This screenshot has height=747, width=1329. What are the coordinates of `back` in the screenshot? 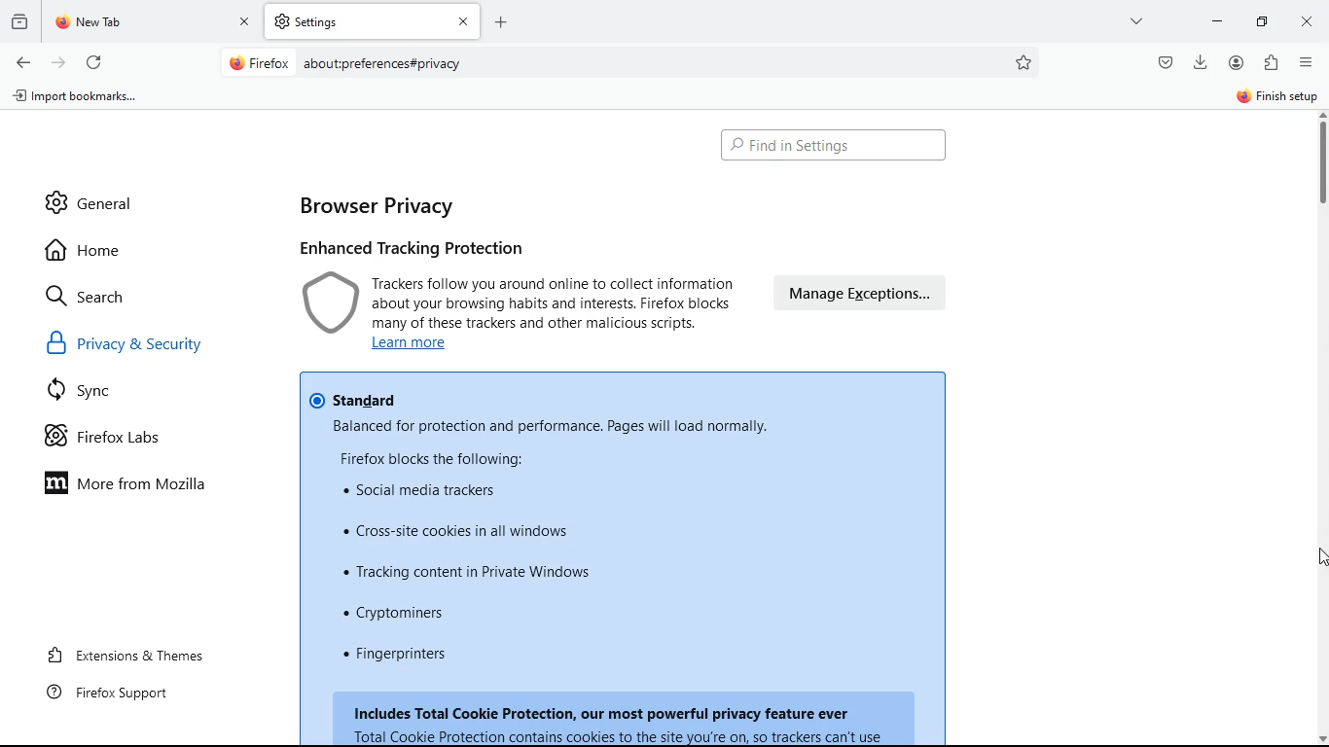 It's located at (21, 63).